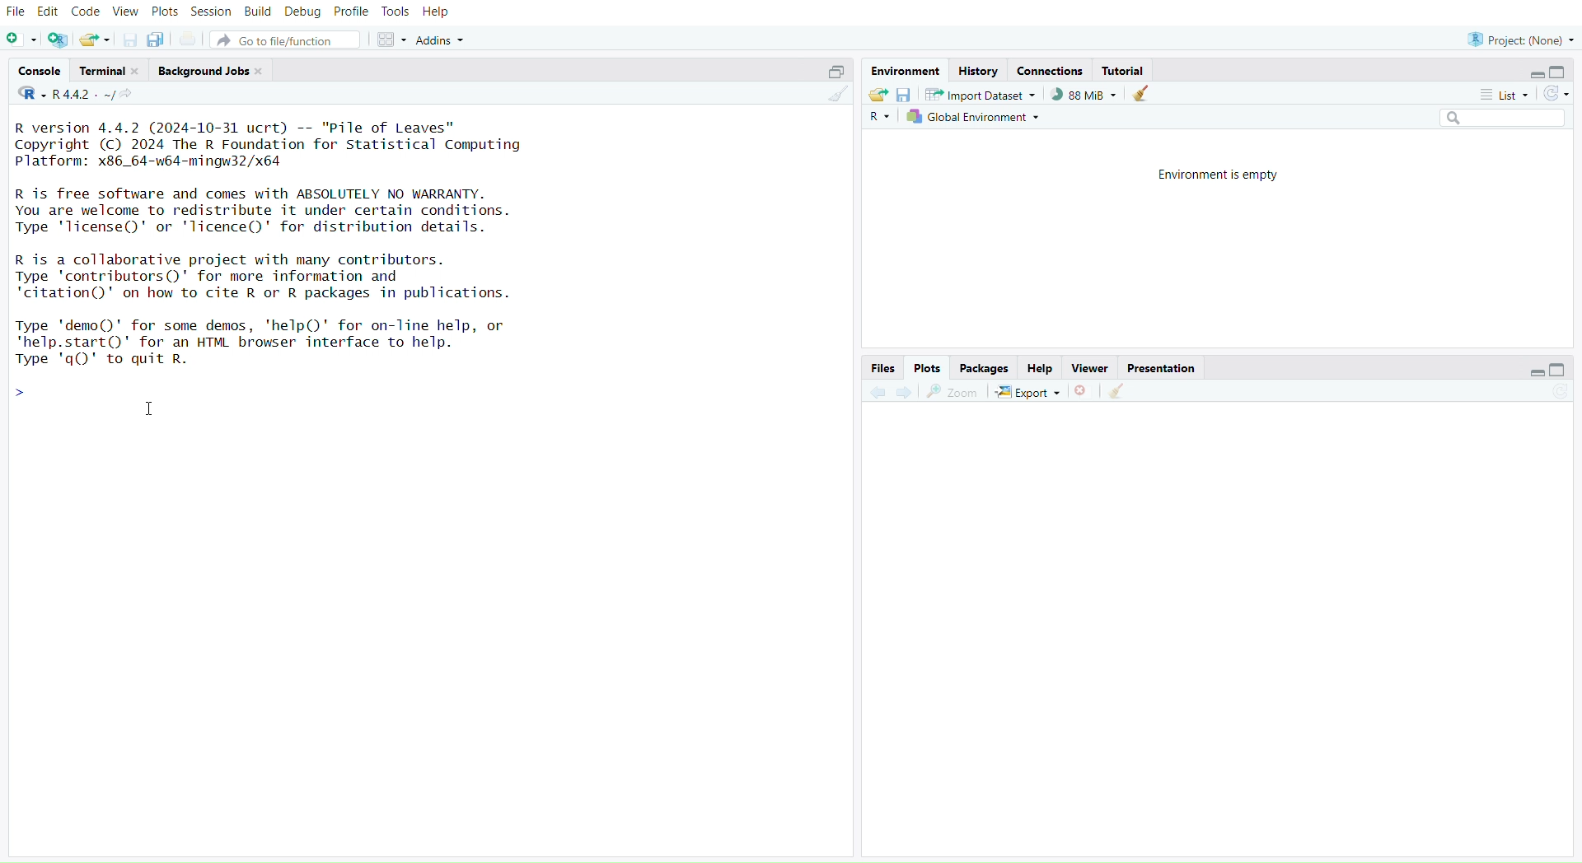 The image size is (1582, 863). I want to click on edit, so click(51, 11).